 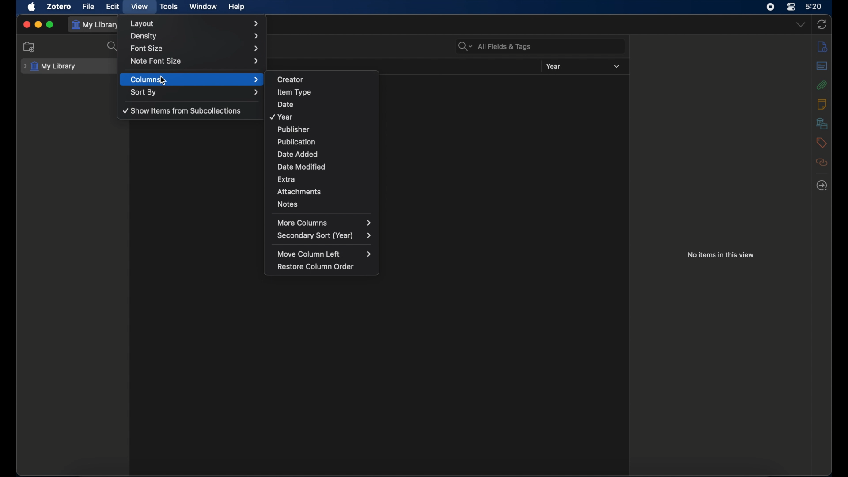 I want to click on related, so click(x=822, y=162).